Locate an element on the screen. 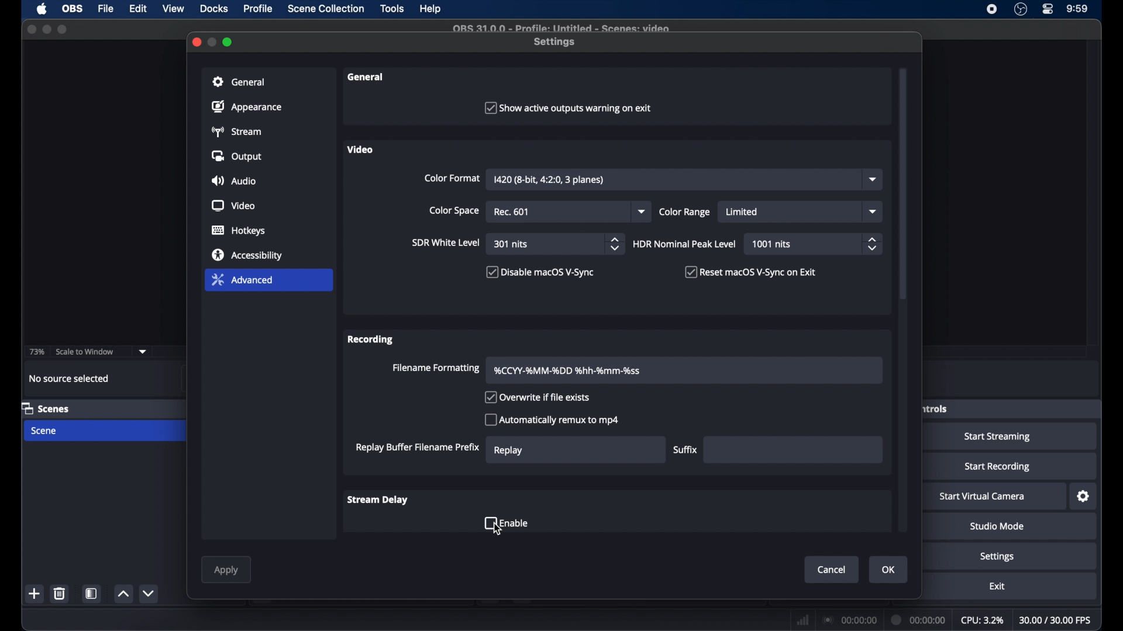 The height and width of the screenshot is (631, 1123). replay is located at coordinates (509, 451).